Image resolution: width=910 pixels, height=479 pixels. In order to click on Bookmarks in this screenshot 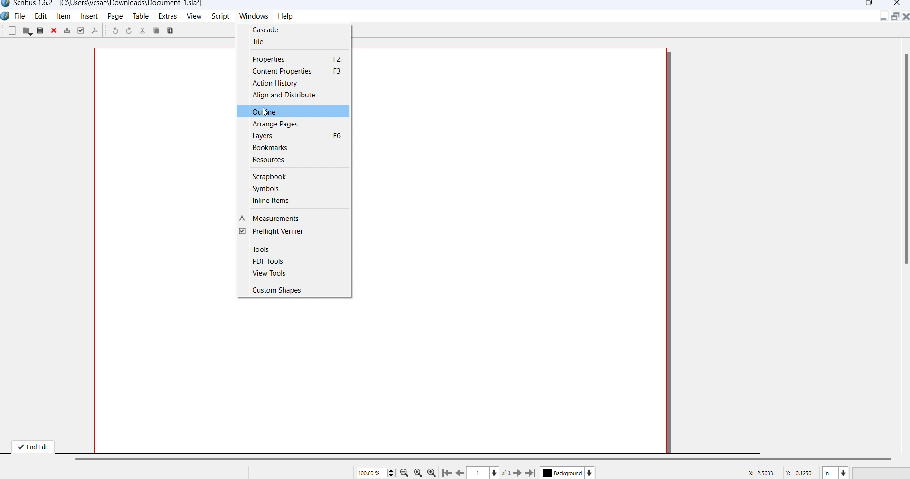, I will do `click(275, 148)`.